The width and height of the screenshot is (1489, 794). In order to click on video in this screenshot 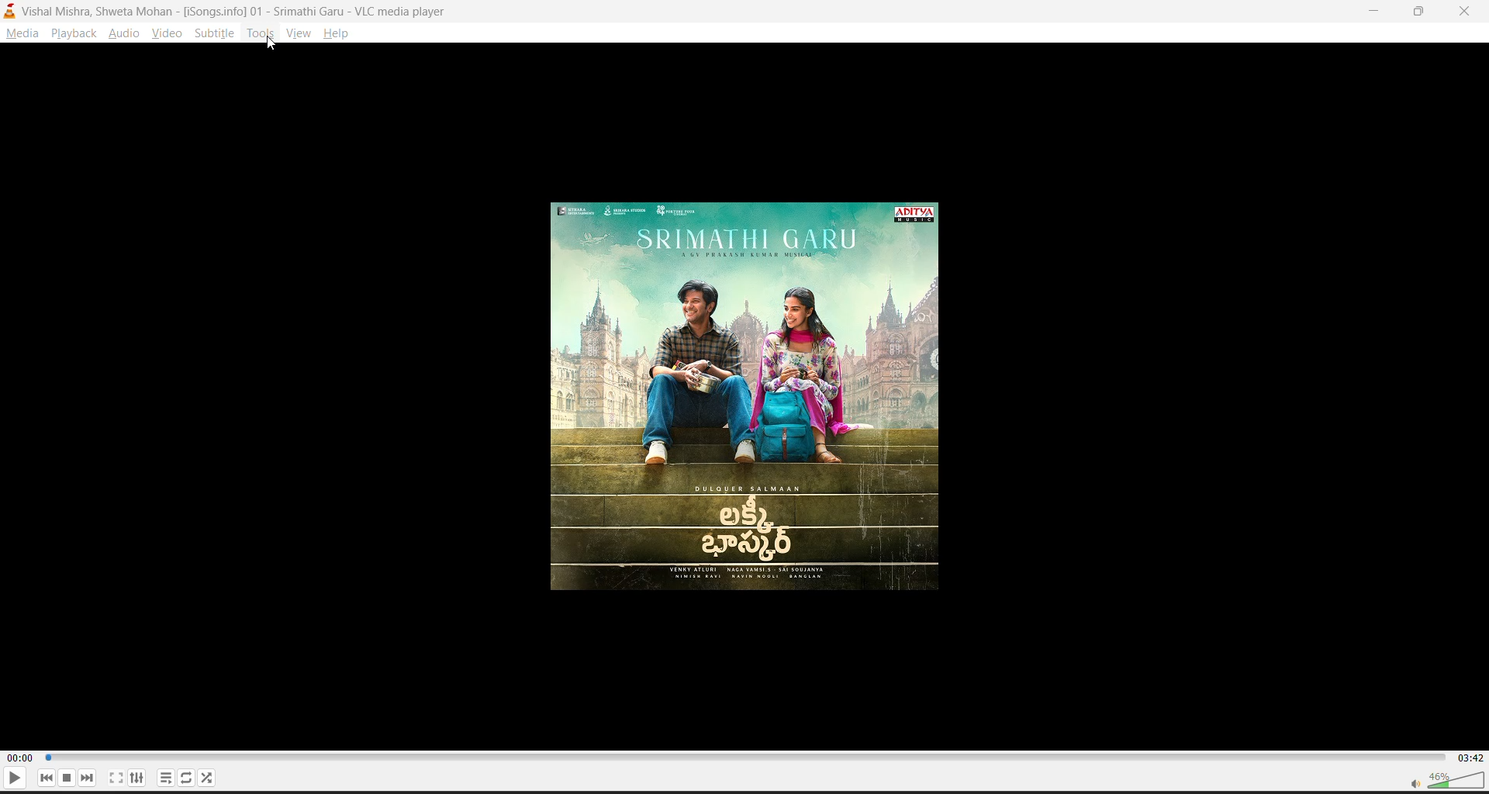, I will do `click(162, 34)`.